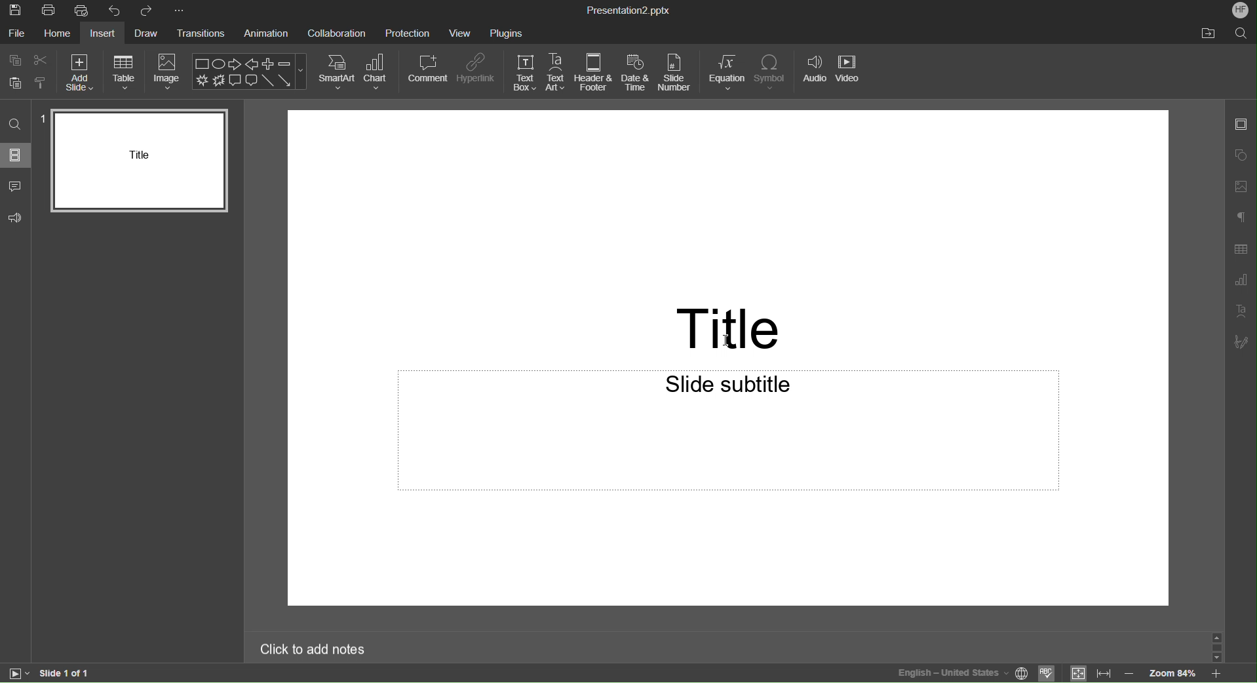 This screenshot has height=683, width=1257. What do you see at coordinates (728, 384) in the screenshot?
I see `Slide subtitle` at bounding box center [728, 384].